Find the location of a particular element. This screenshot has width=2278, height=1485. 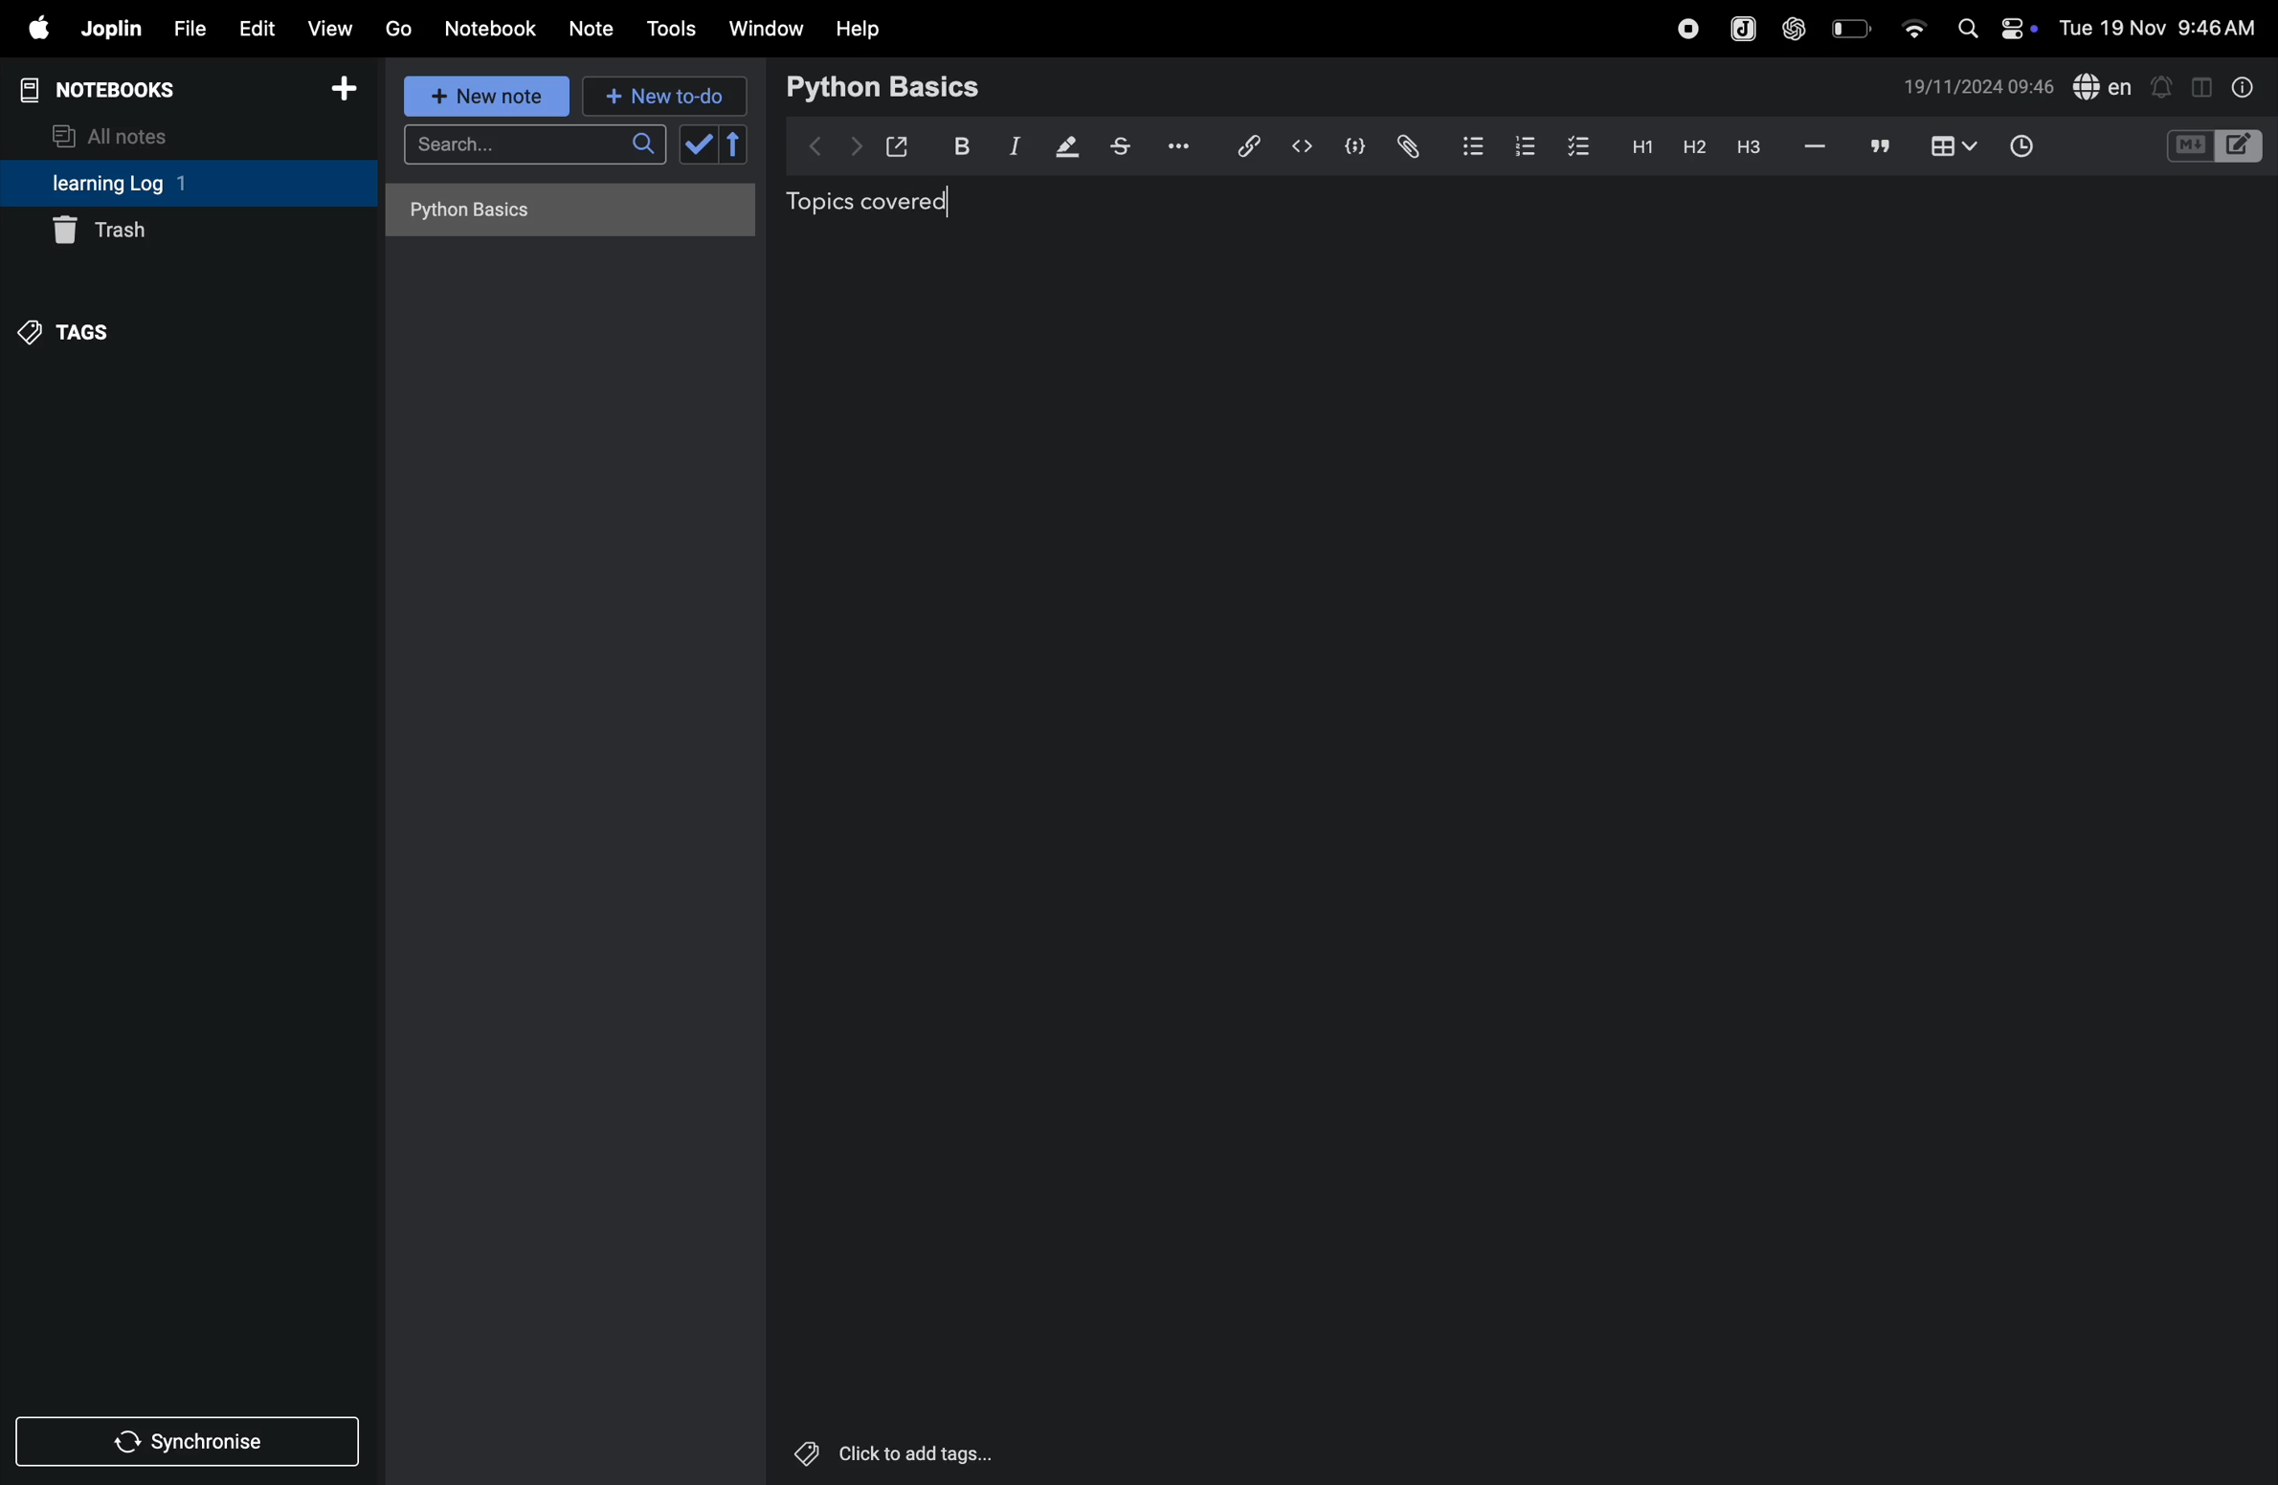

h1 is located at coordinates (1637, 146).